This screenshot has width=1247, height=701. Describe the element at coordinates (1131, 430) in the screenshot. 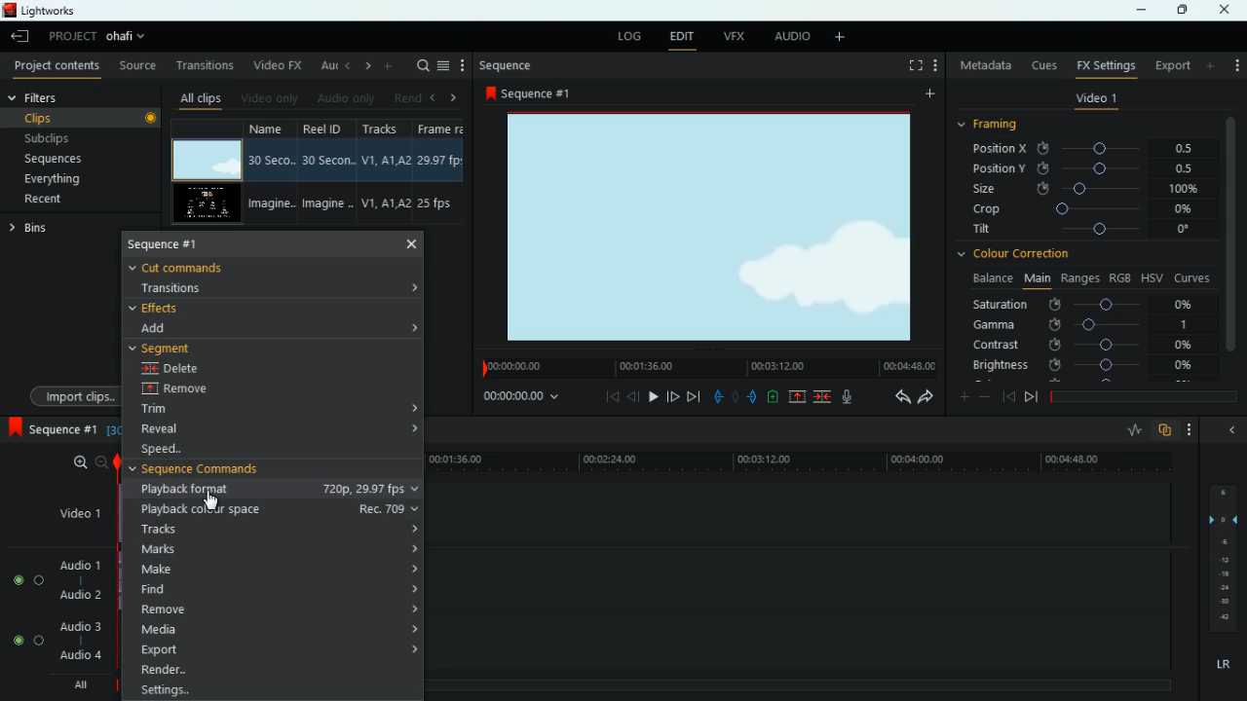

I see `rate` at that location.